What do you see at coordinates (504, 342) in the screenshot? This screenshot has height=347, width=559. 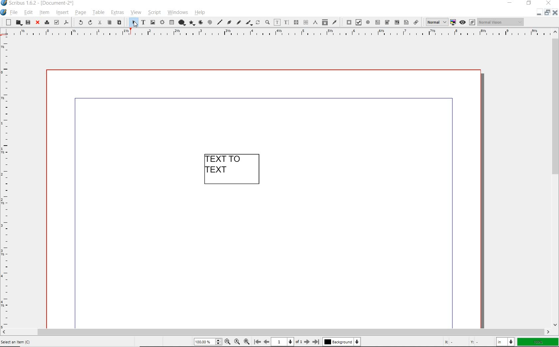 I see `select unit` at bounding box center [504, 342].